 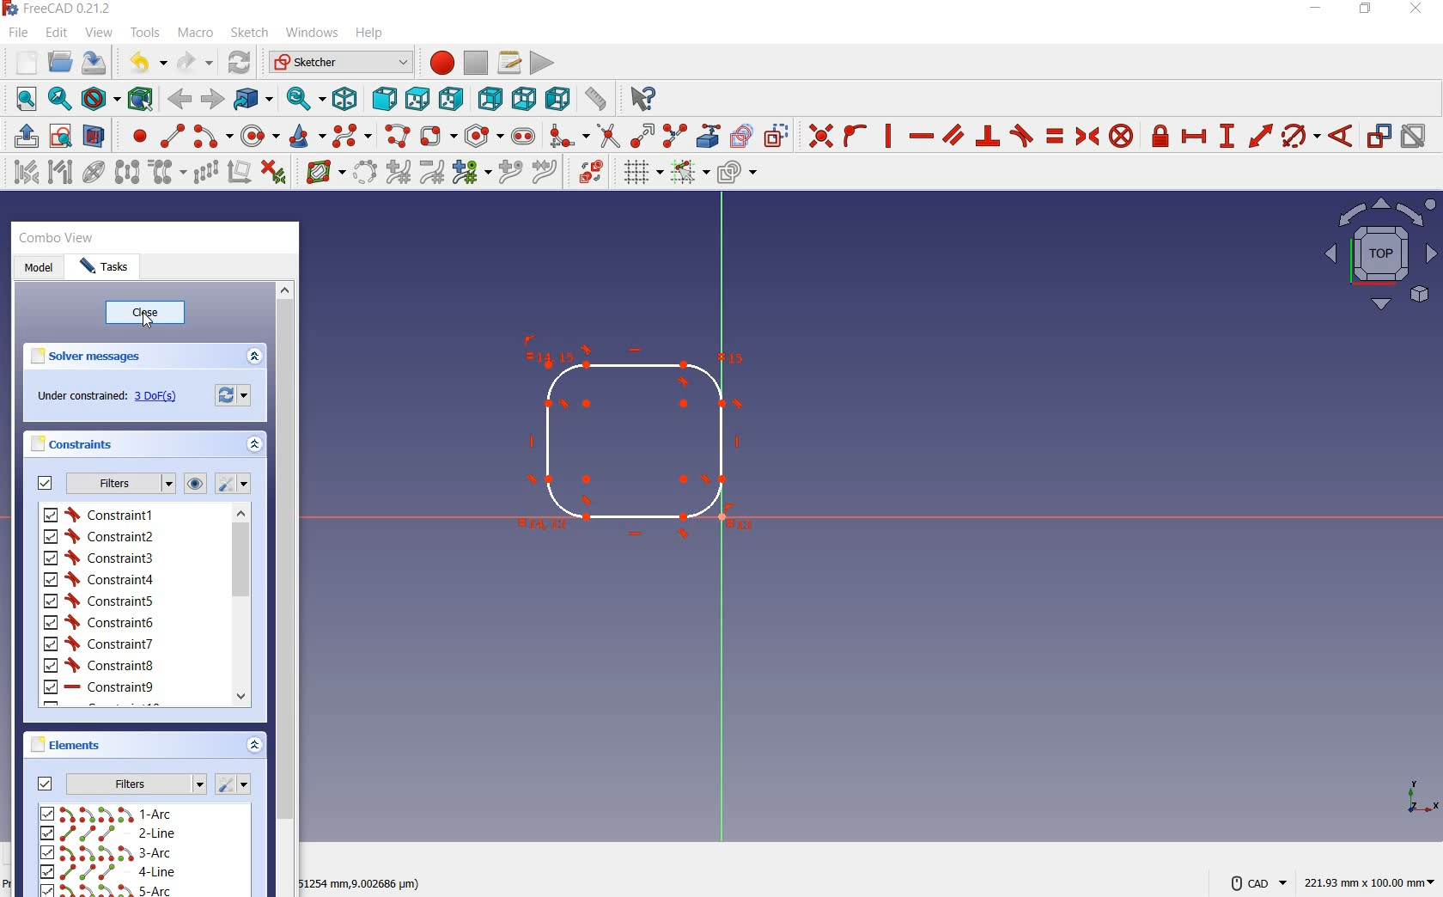 What do you see at coordinates (1196, 135) in the screenshot?
I see `constrain horizontal distance` at bounding box center [1196, 135].